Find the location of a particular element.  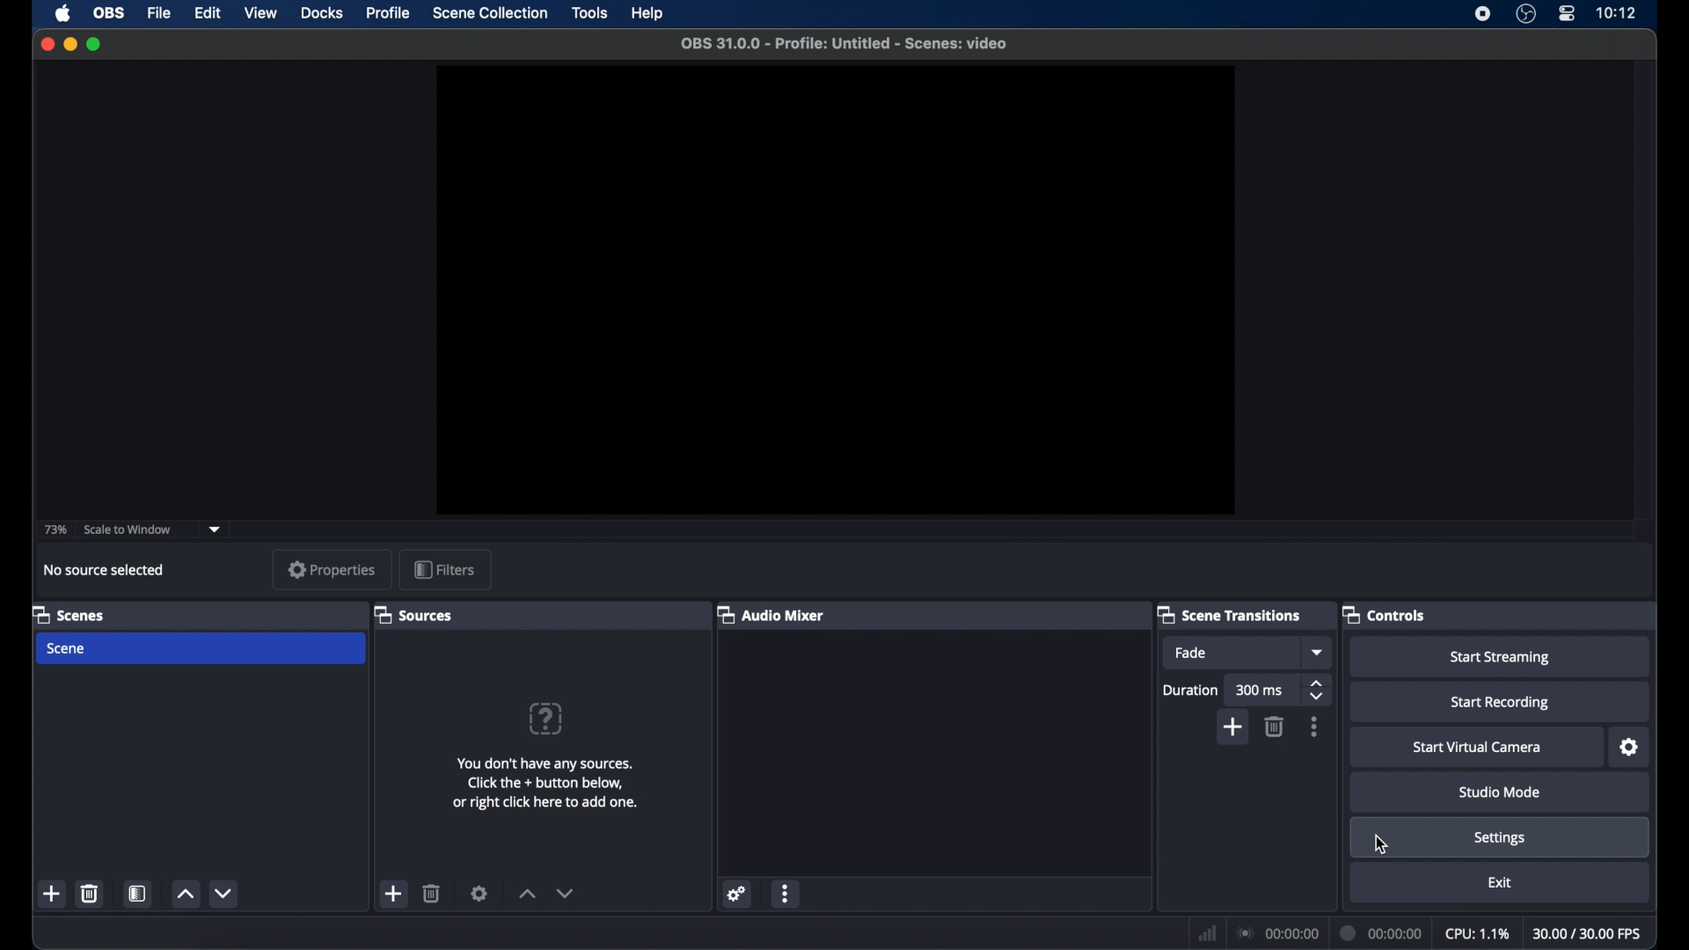

question mark icon is located at coordinates (545, 719).